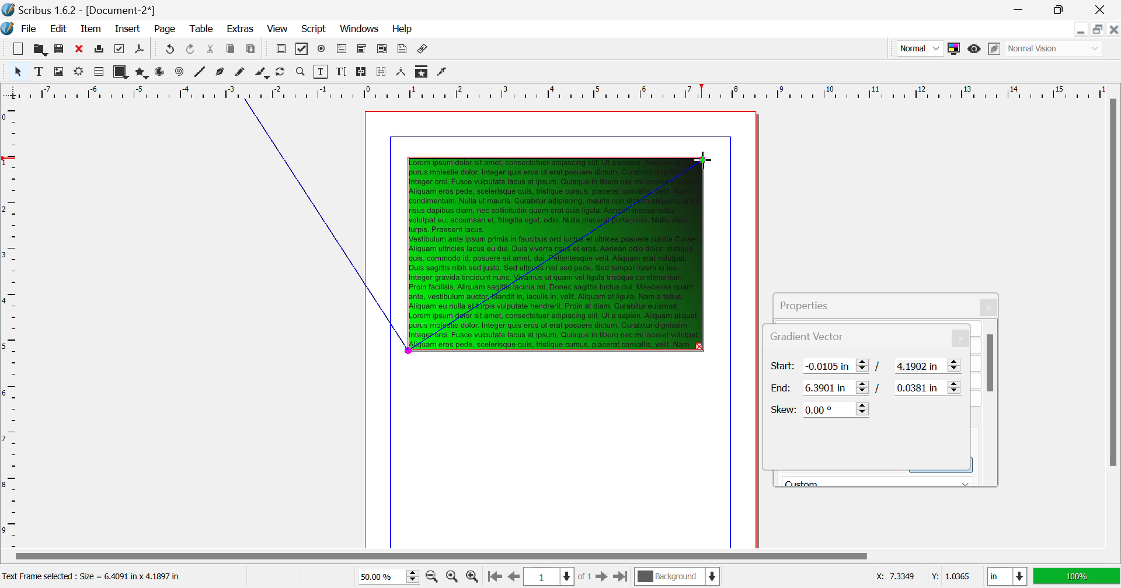 The width and height of the screenshot is (1121, 588). I want to click on Calligraphic Line, so click(263, 73).